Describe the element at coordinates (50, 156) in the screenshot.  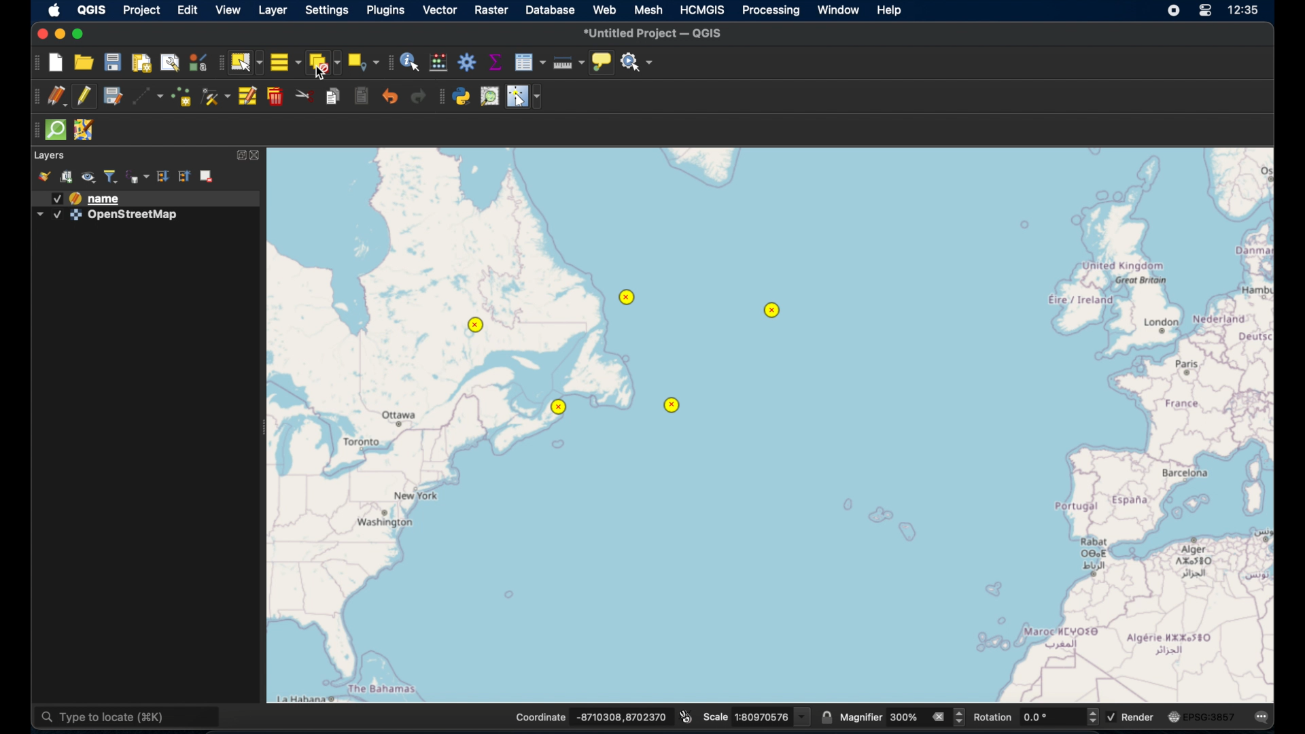
I see `layers` at that location.